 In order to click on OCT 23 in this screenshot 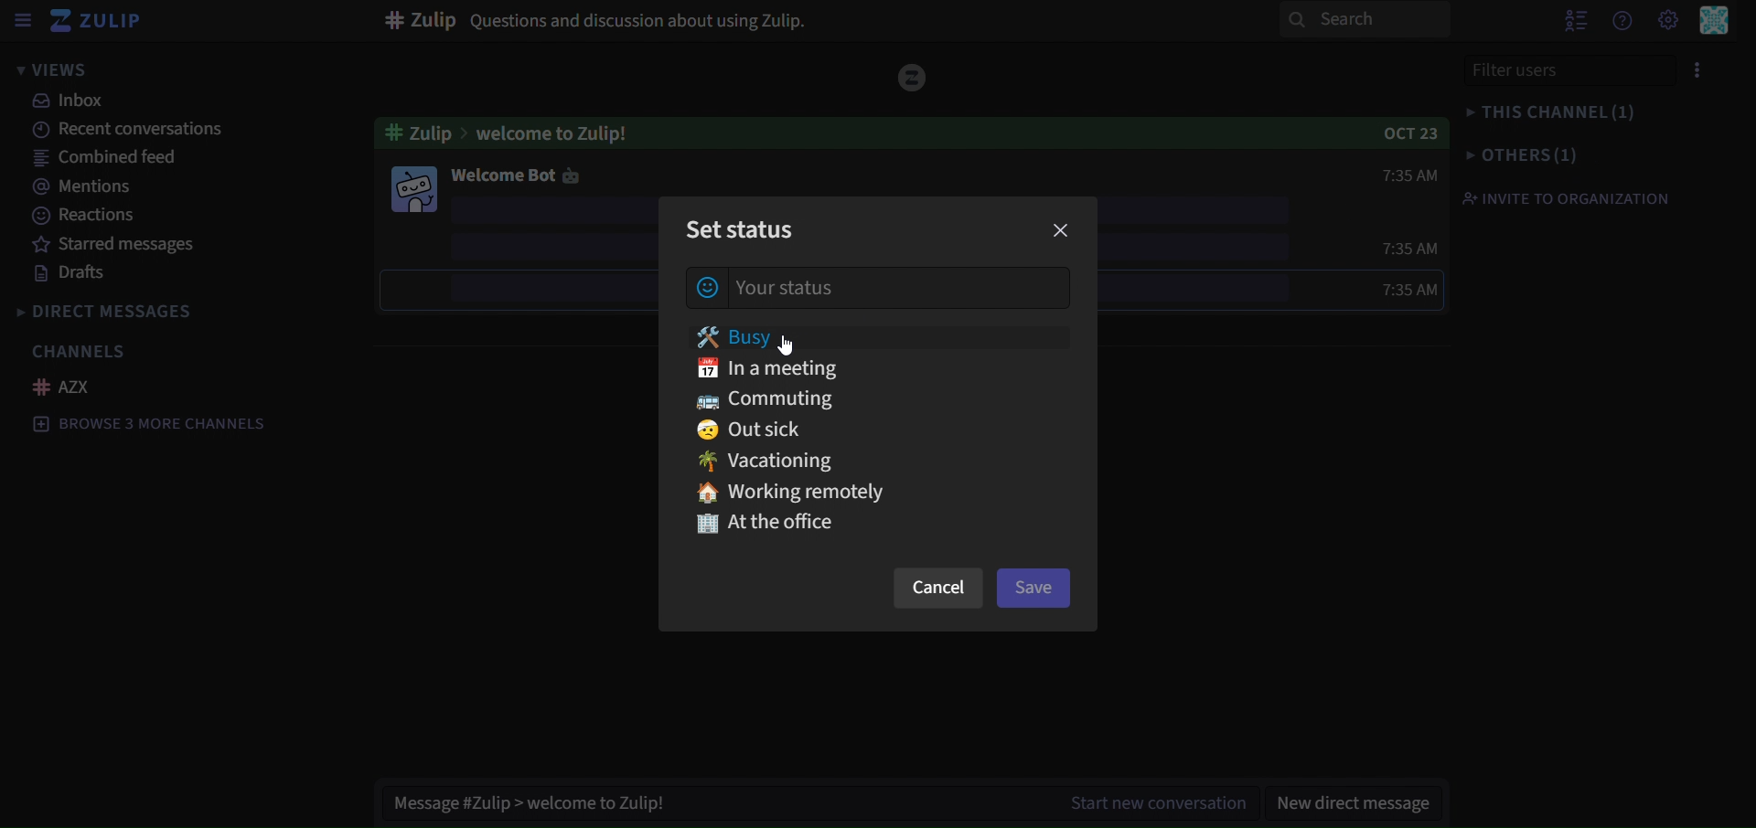, I will do `click(1404, 132)`.